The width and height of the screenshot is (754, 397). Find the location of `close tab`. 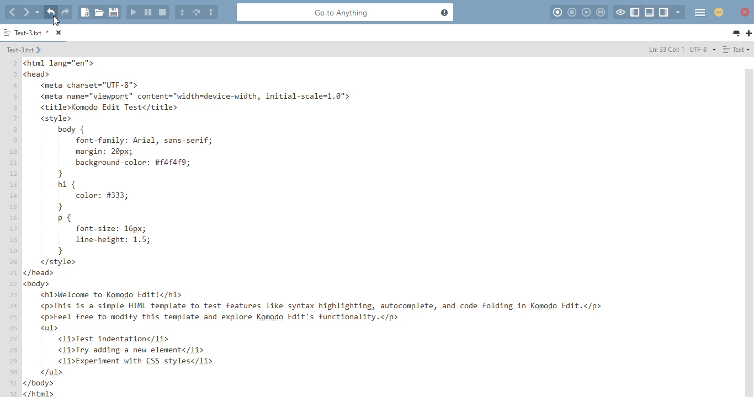

close tab is located at coordinates (59, 33).